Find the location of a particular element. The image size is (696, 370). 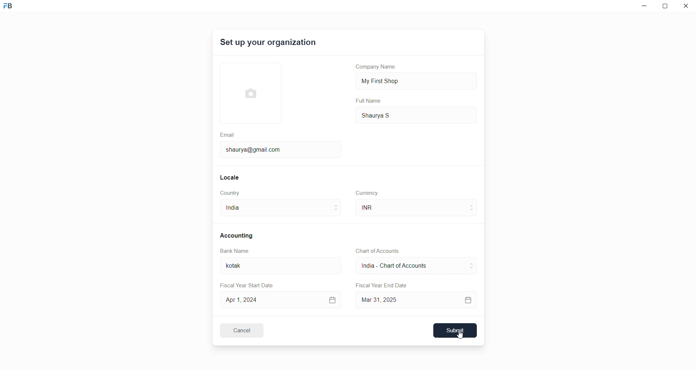

Frappe Book logo is located at coordinates (14, 9).